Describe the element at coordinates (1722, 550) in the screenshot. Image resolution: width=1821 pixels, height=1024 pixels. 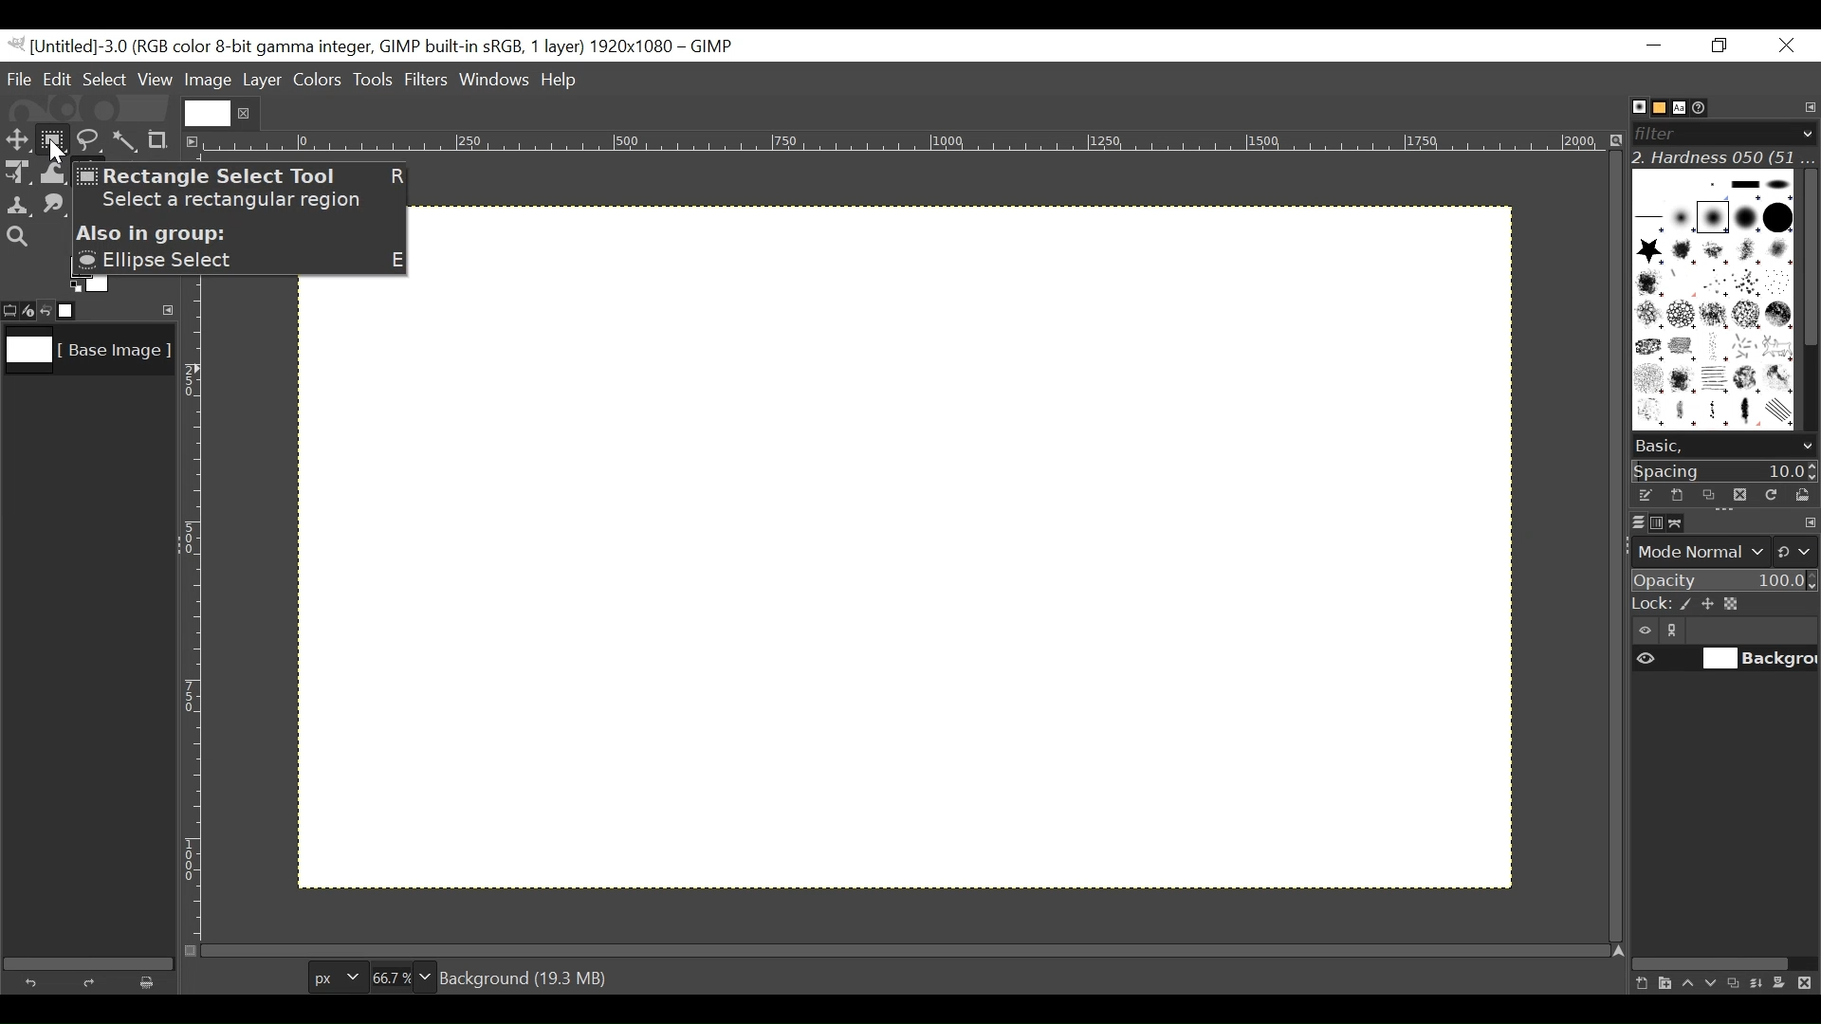
I see `Mode normal` at that location.